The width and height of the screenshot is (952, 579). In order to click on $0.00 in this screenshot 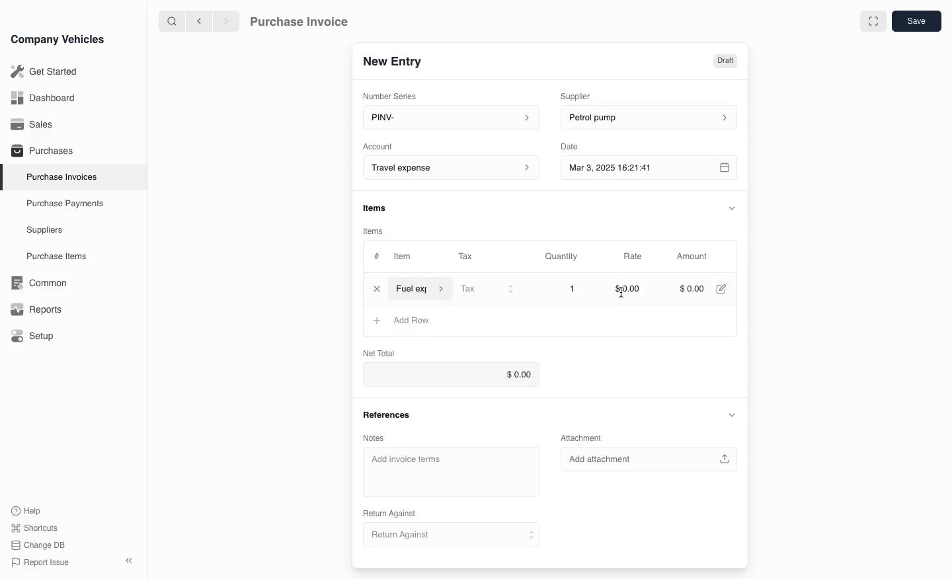, I will do `click(458, 375)`.